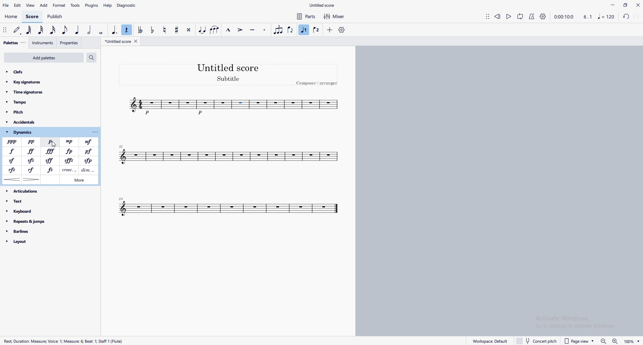  Describe the element at coordinates (43, 102) in the screenshot. I see `tempo` at that location.